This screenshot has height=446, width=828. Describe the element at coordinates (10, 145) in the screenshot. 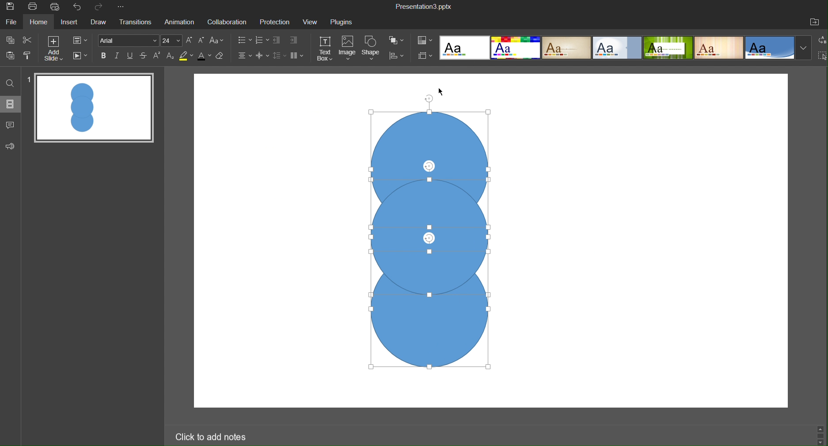

I see `Feedback and Support` at that location.